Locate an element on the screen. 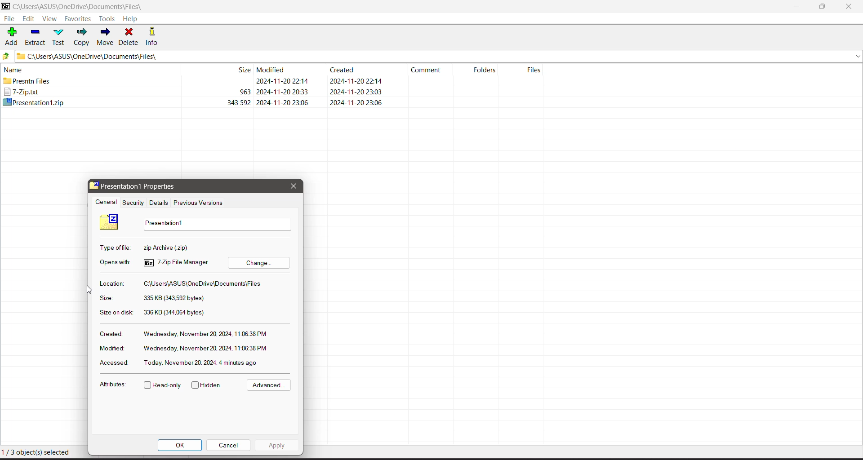  Copy is located at coordinates (82, 37).